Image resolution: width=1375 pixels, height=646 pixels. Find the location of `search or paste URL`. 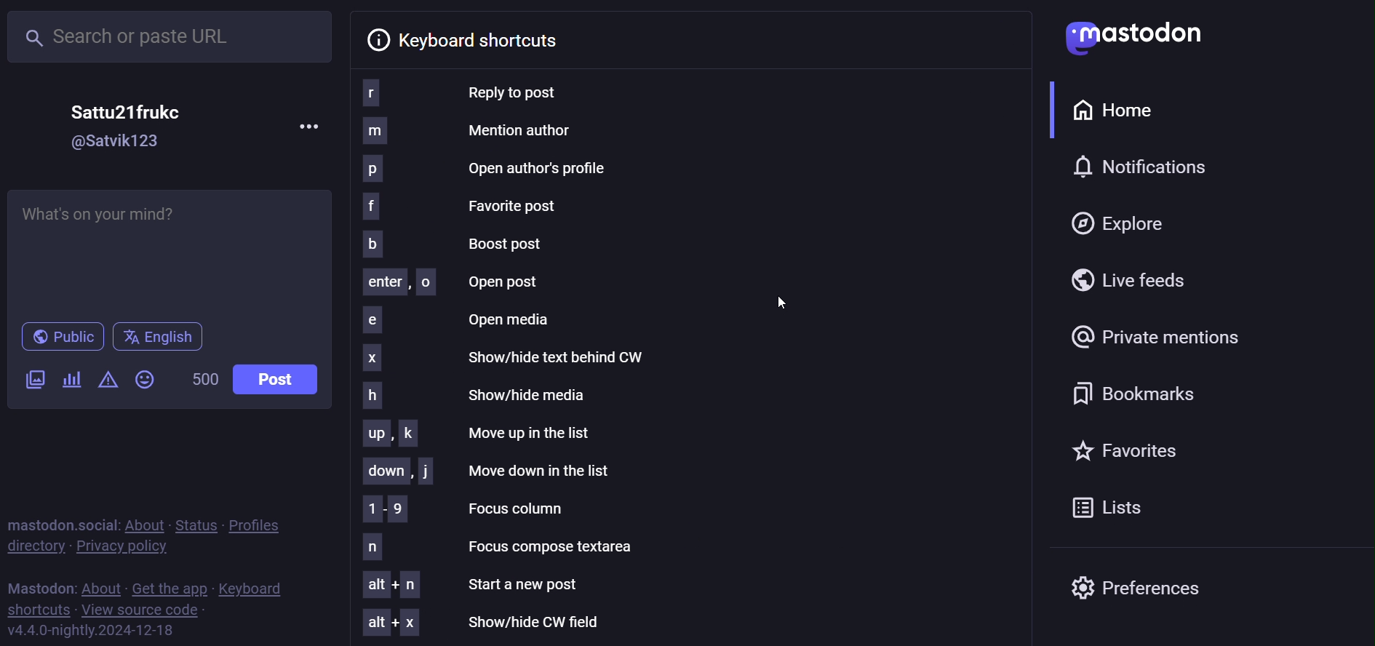

search or paste URL is located at coordinates (170, 35).